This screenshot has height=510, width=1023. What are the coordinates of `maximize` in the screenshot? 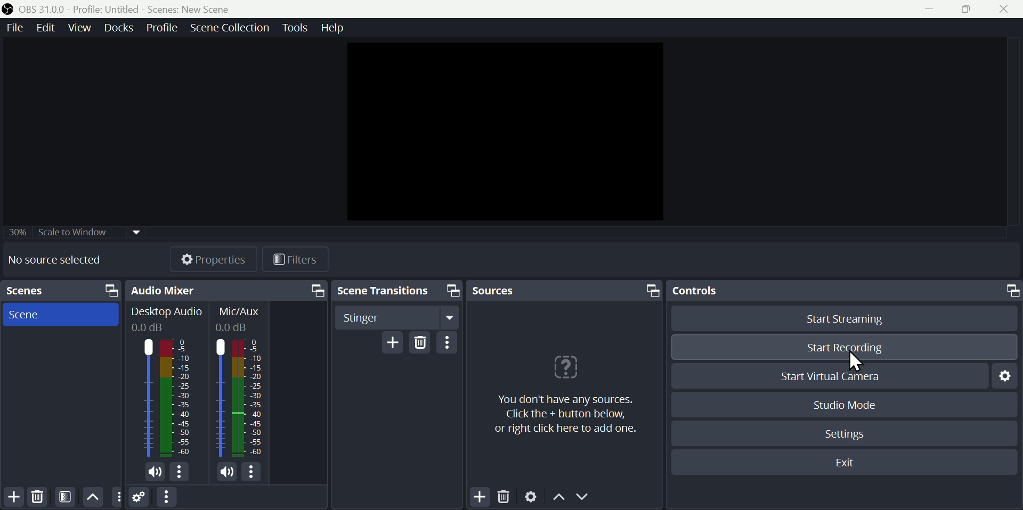 It's located at (319, 290).